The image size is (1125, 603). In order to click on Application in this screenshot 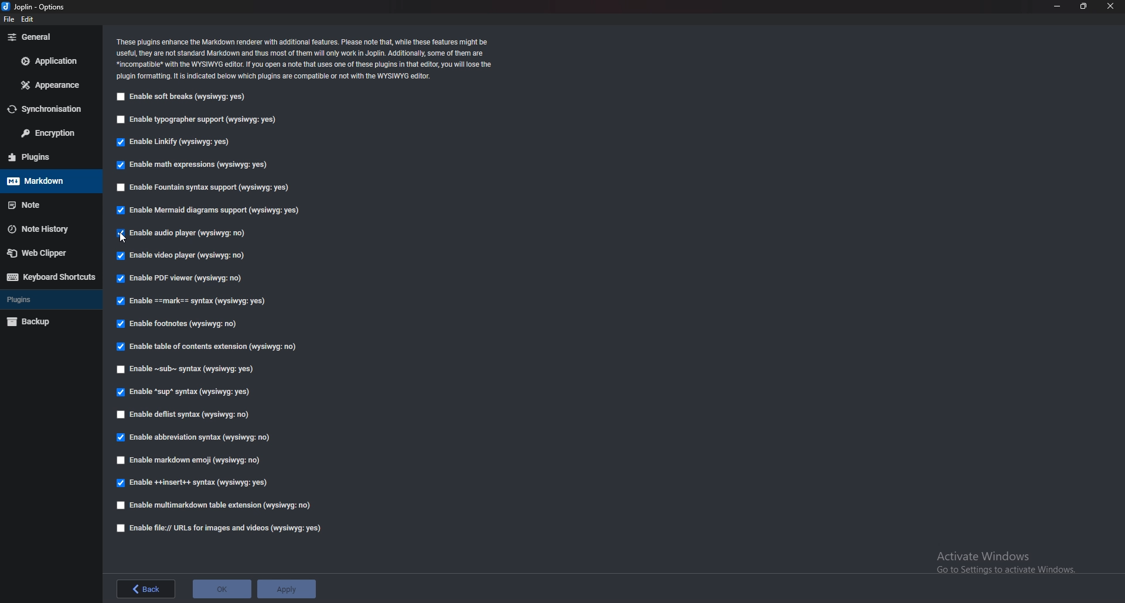, I will do `click(51, 61)`.